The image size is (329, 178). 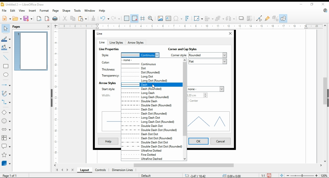 What do you see at coordinates (6, 58) in the screenshot?
I see `insert line` at bounding box center [6, 58].